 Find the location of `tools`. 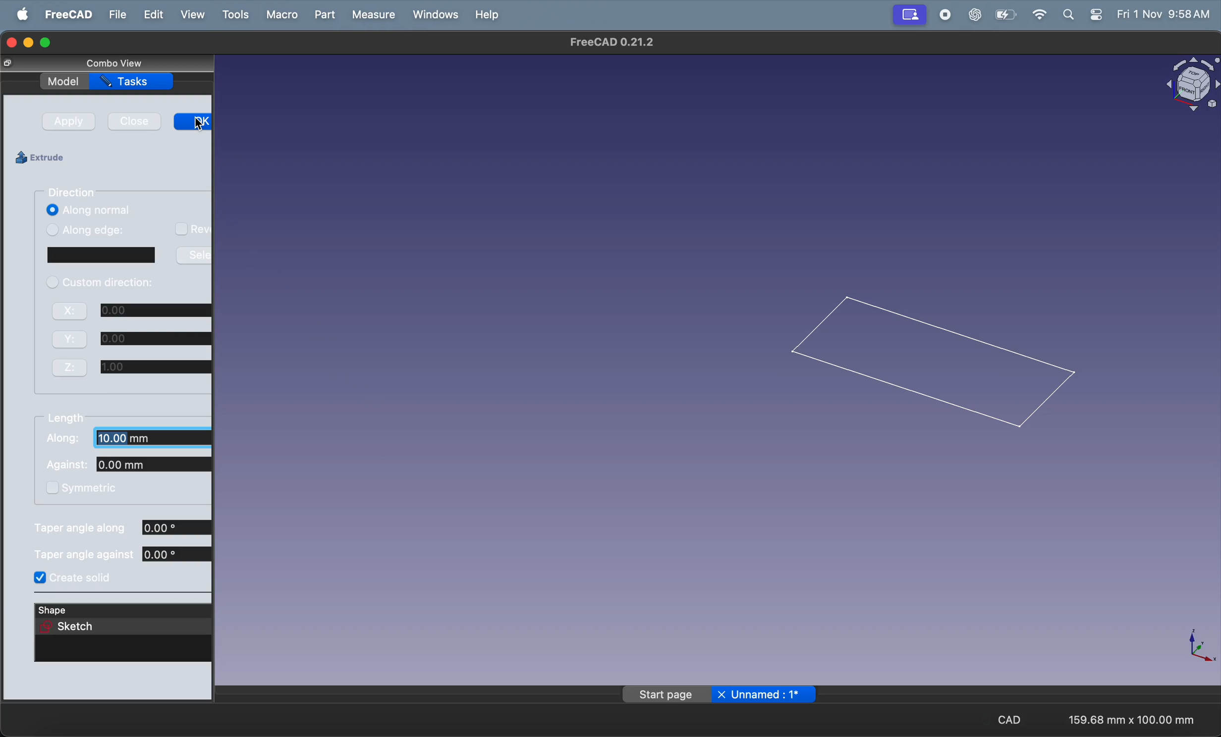

tools is located at coordinates (231, 14).